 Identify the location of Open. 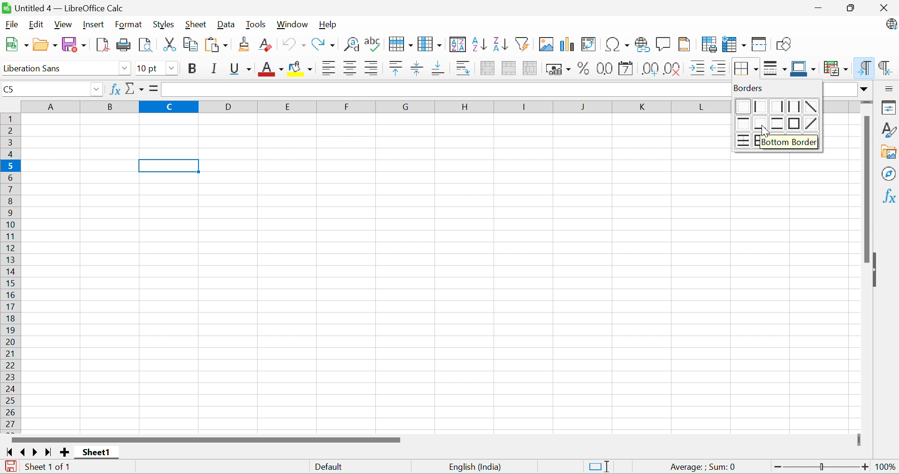
(45, 45).